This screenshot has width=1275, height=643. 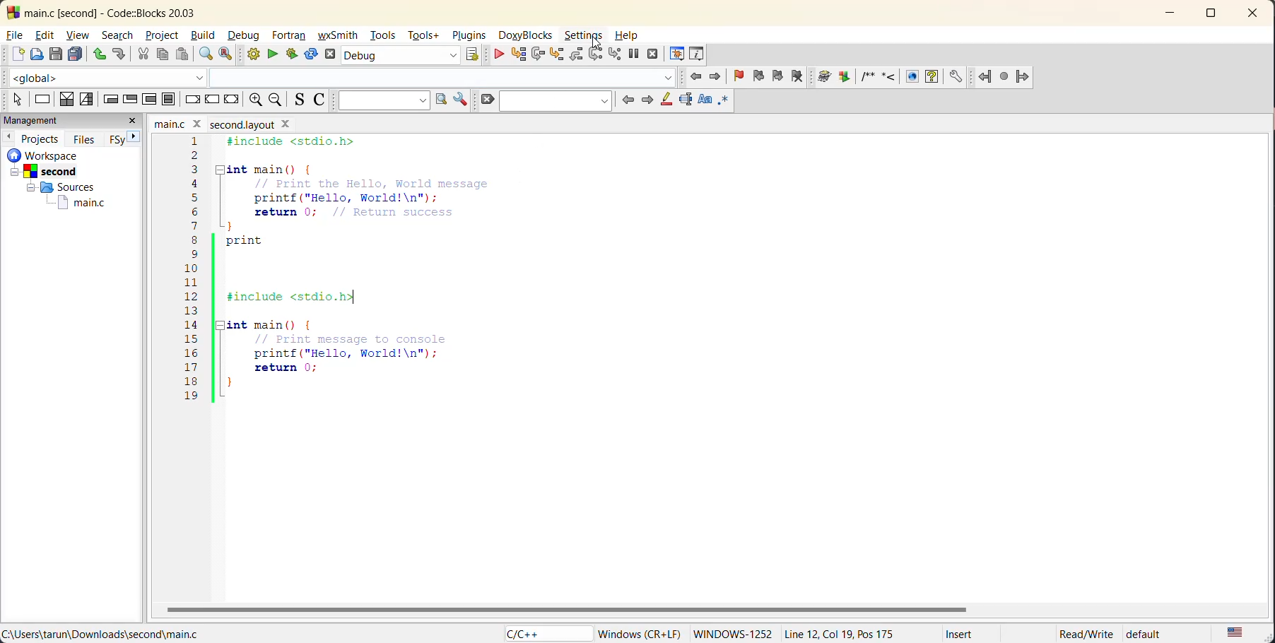 I want to click on windows (CR+LF), so click(x=640, y=633).